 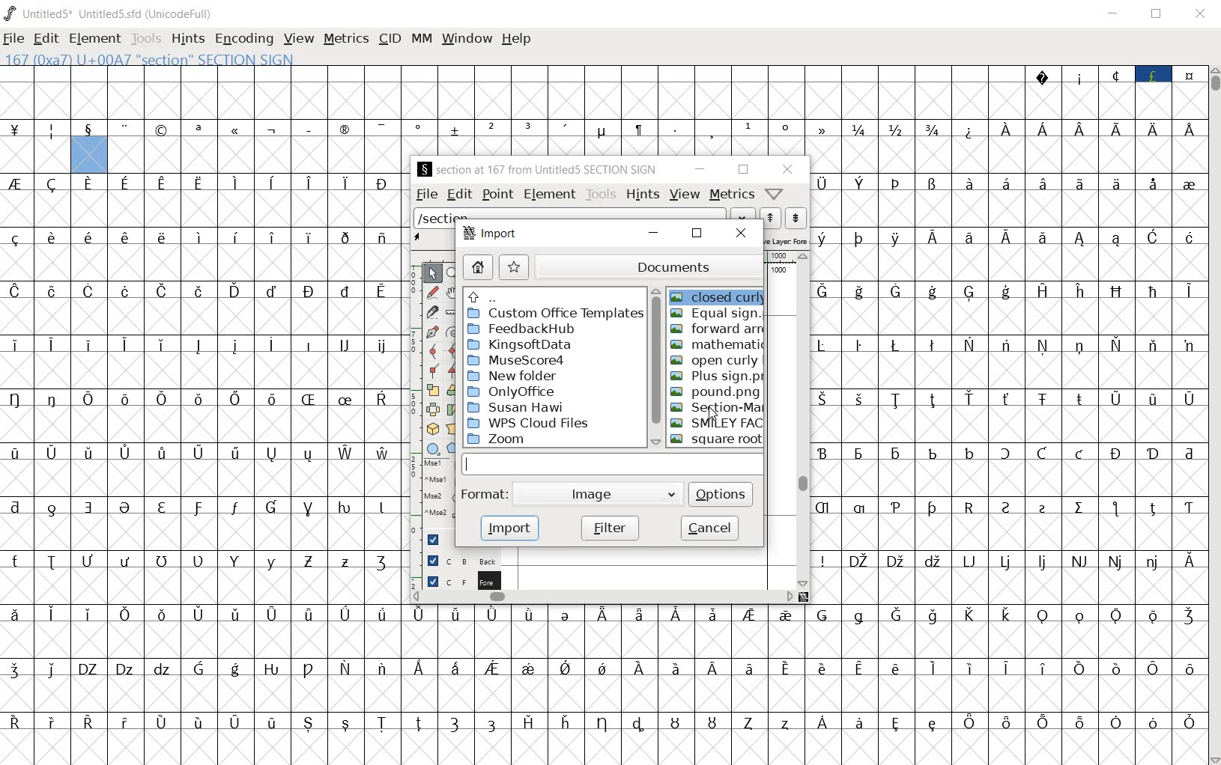 What do you see at coordinates (1008, 560) in the screenshot?
I see `special letters` at bounding box center [1008, 560].